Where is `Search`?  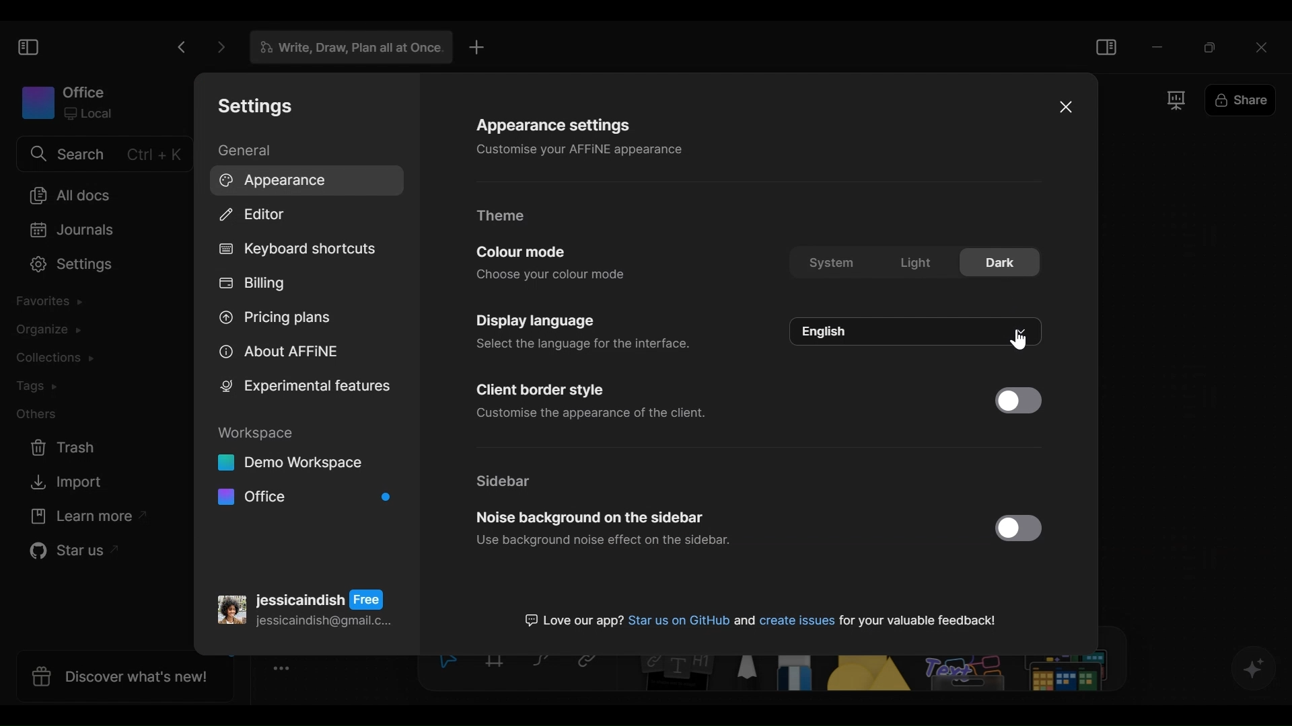
Search is located at coordinates (103, 154).